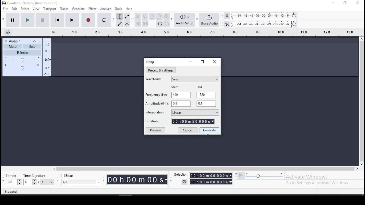 Image resolution: width=365 pixels, height=205 pixels. I want to click on envelope tool, so click(127, 17).